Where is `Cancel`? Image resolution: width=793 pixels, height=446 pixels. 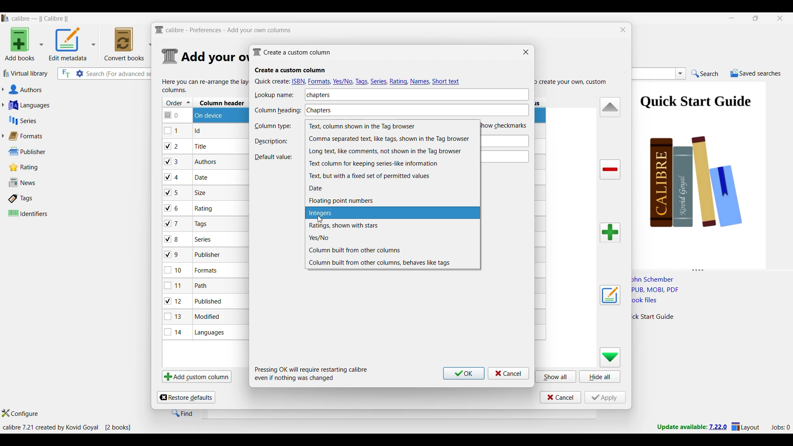
Cancel is located at coordinates (508, 373).